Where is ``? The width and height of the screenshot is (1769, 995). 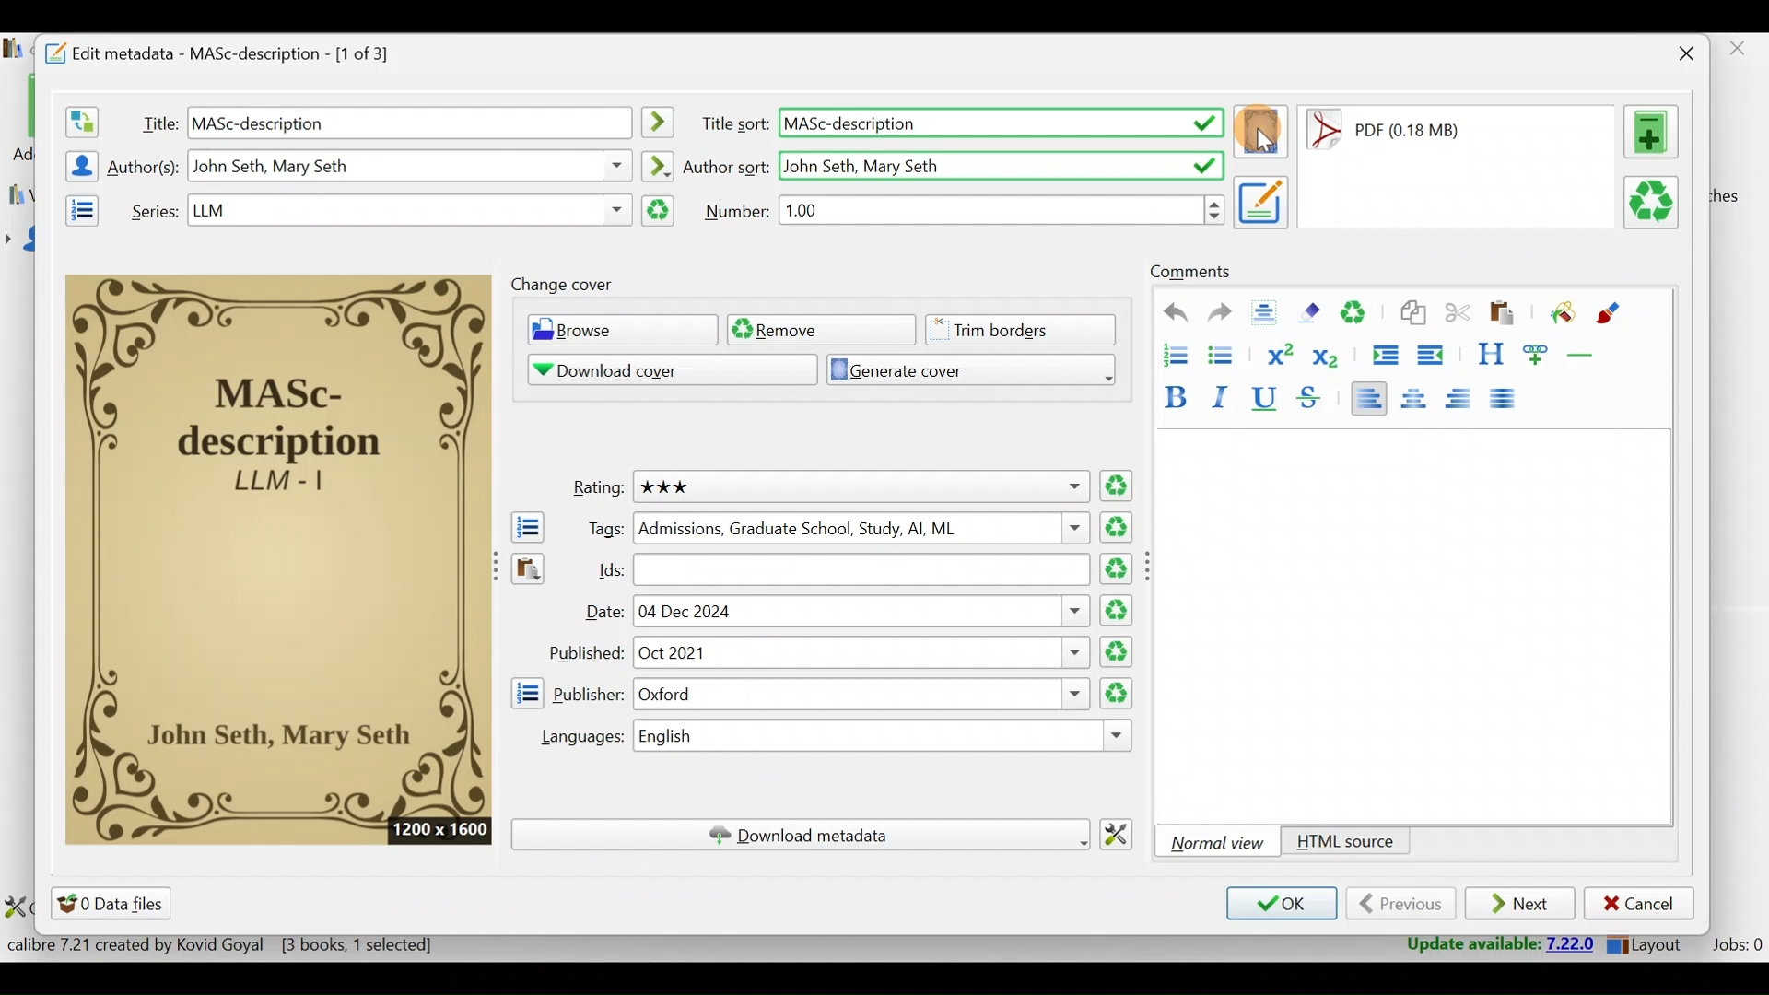  is located at coordinates (860, 653).